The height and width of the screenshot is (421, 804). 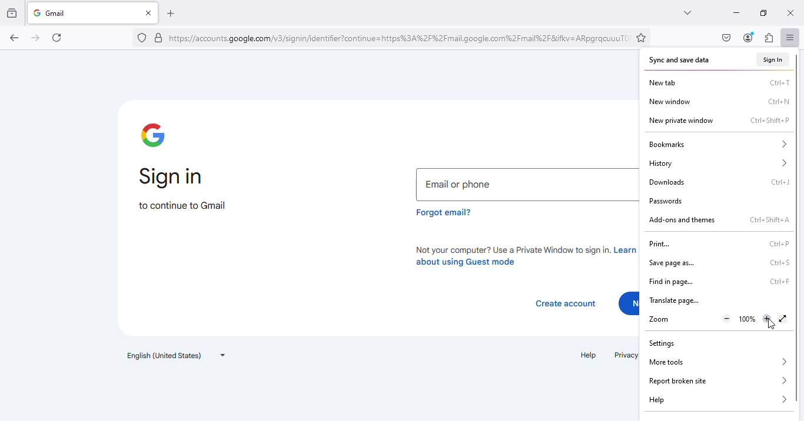 I want to click on translate page..., so click(x=674, y=300).